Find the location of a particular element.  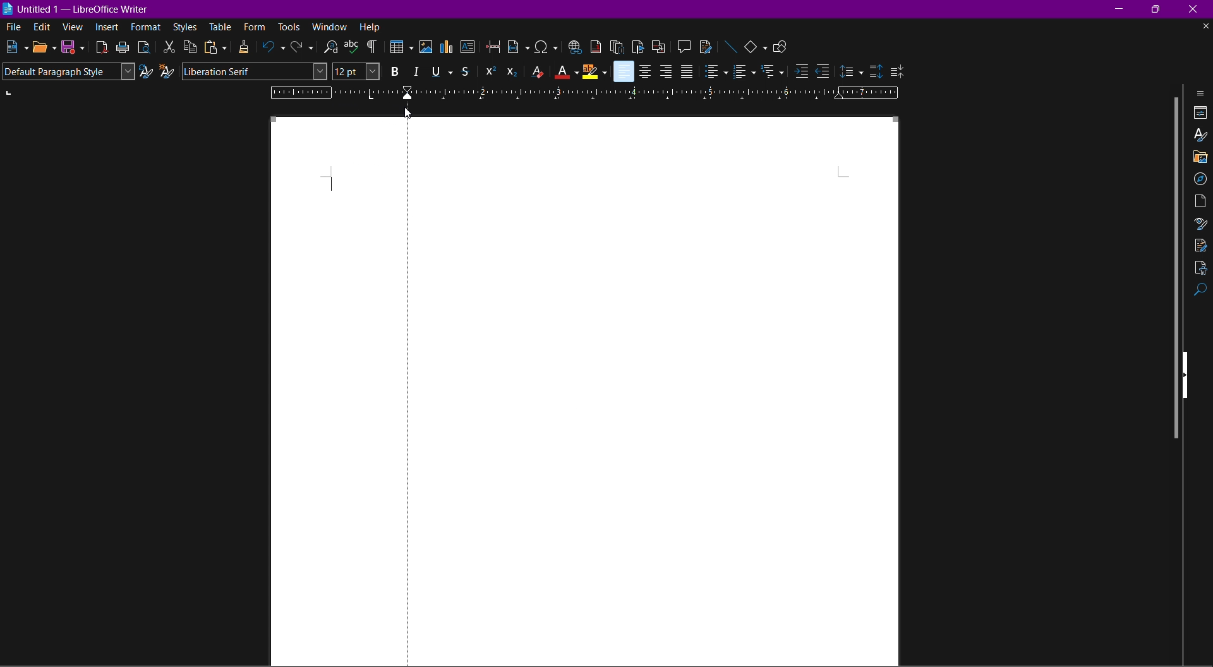

Justified is located at coordinates (687, 71).